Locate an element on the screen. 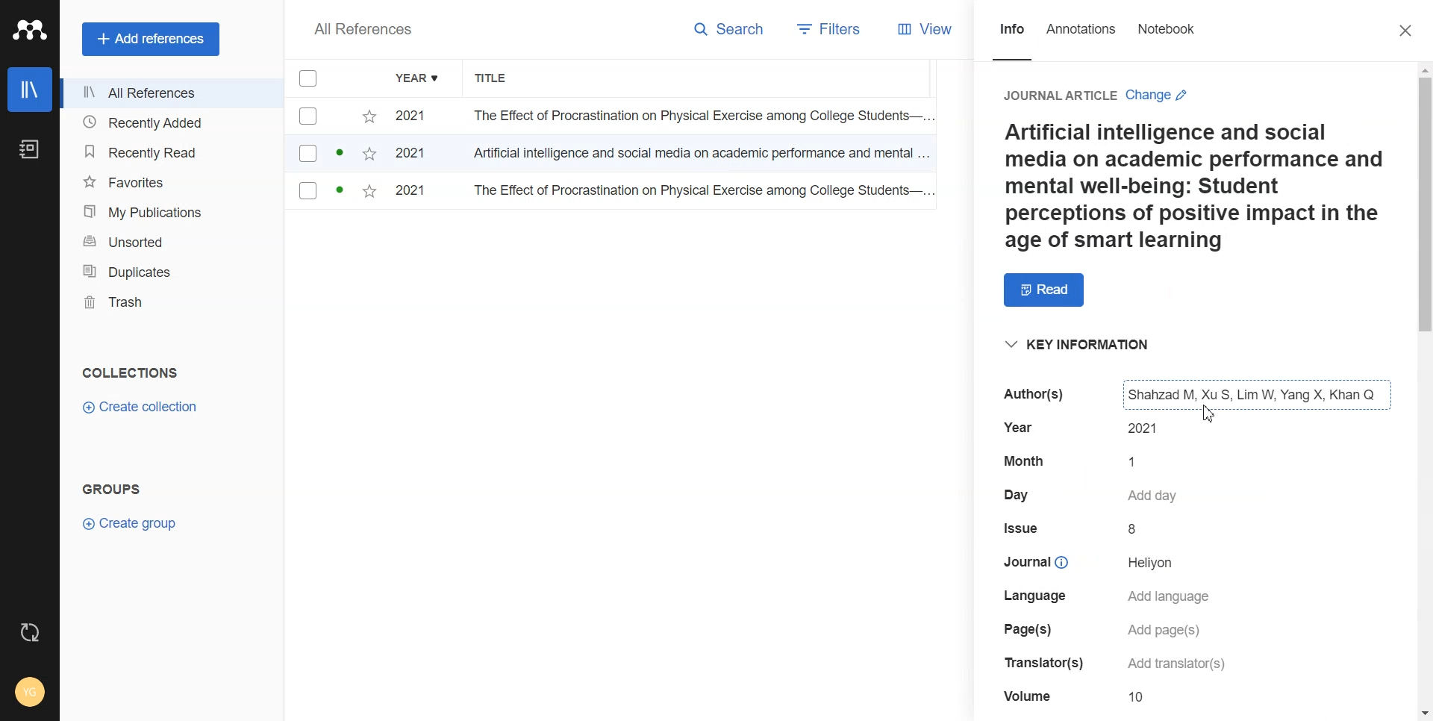 This screenshot has height=721, width=1433. Cursor is located at coordinates (1213, 413).